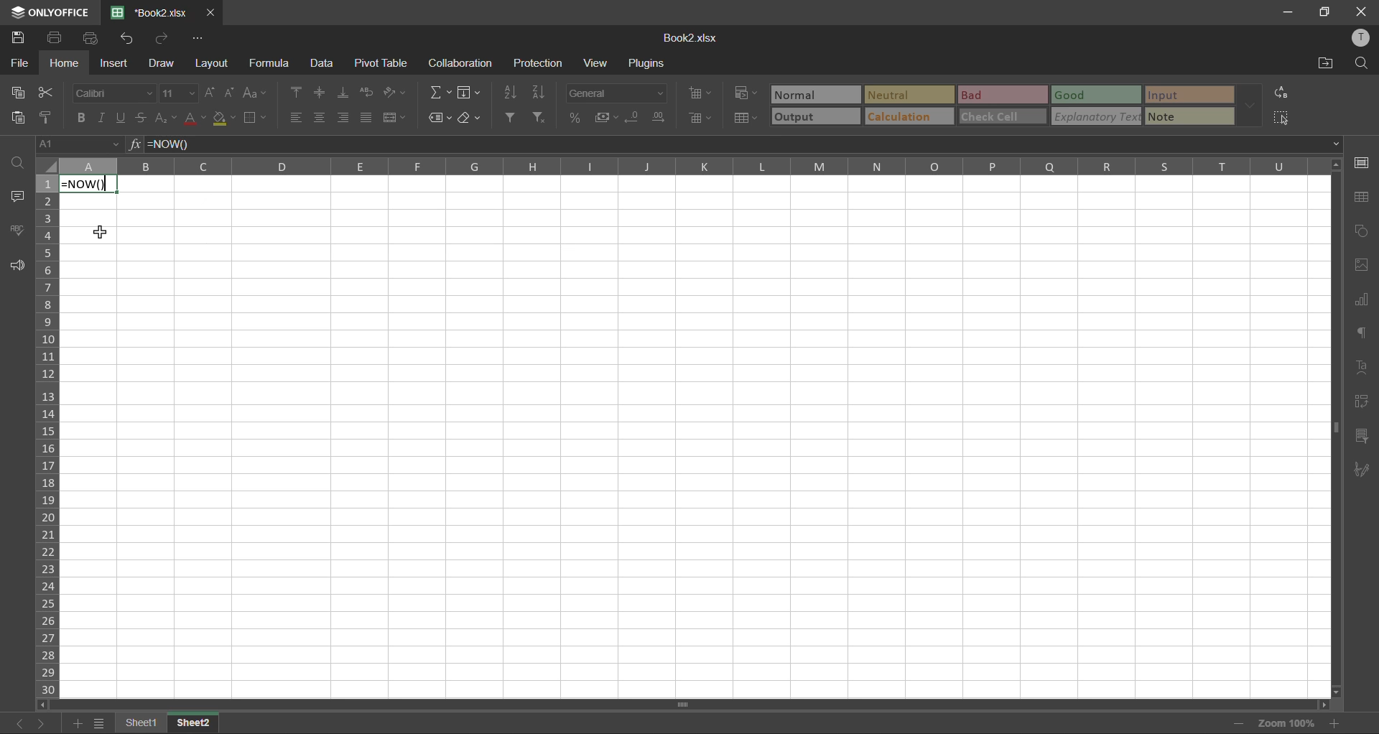 The height and width of the screenshot is (734, 1379). What do you see at coordinates (65, 63) in the screenshot?
I see `home` at bounding box center [65, 63].